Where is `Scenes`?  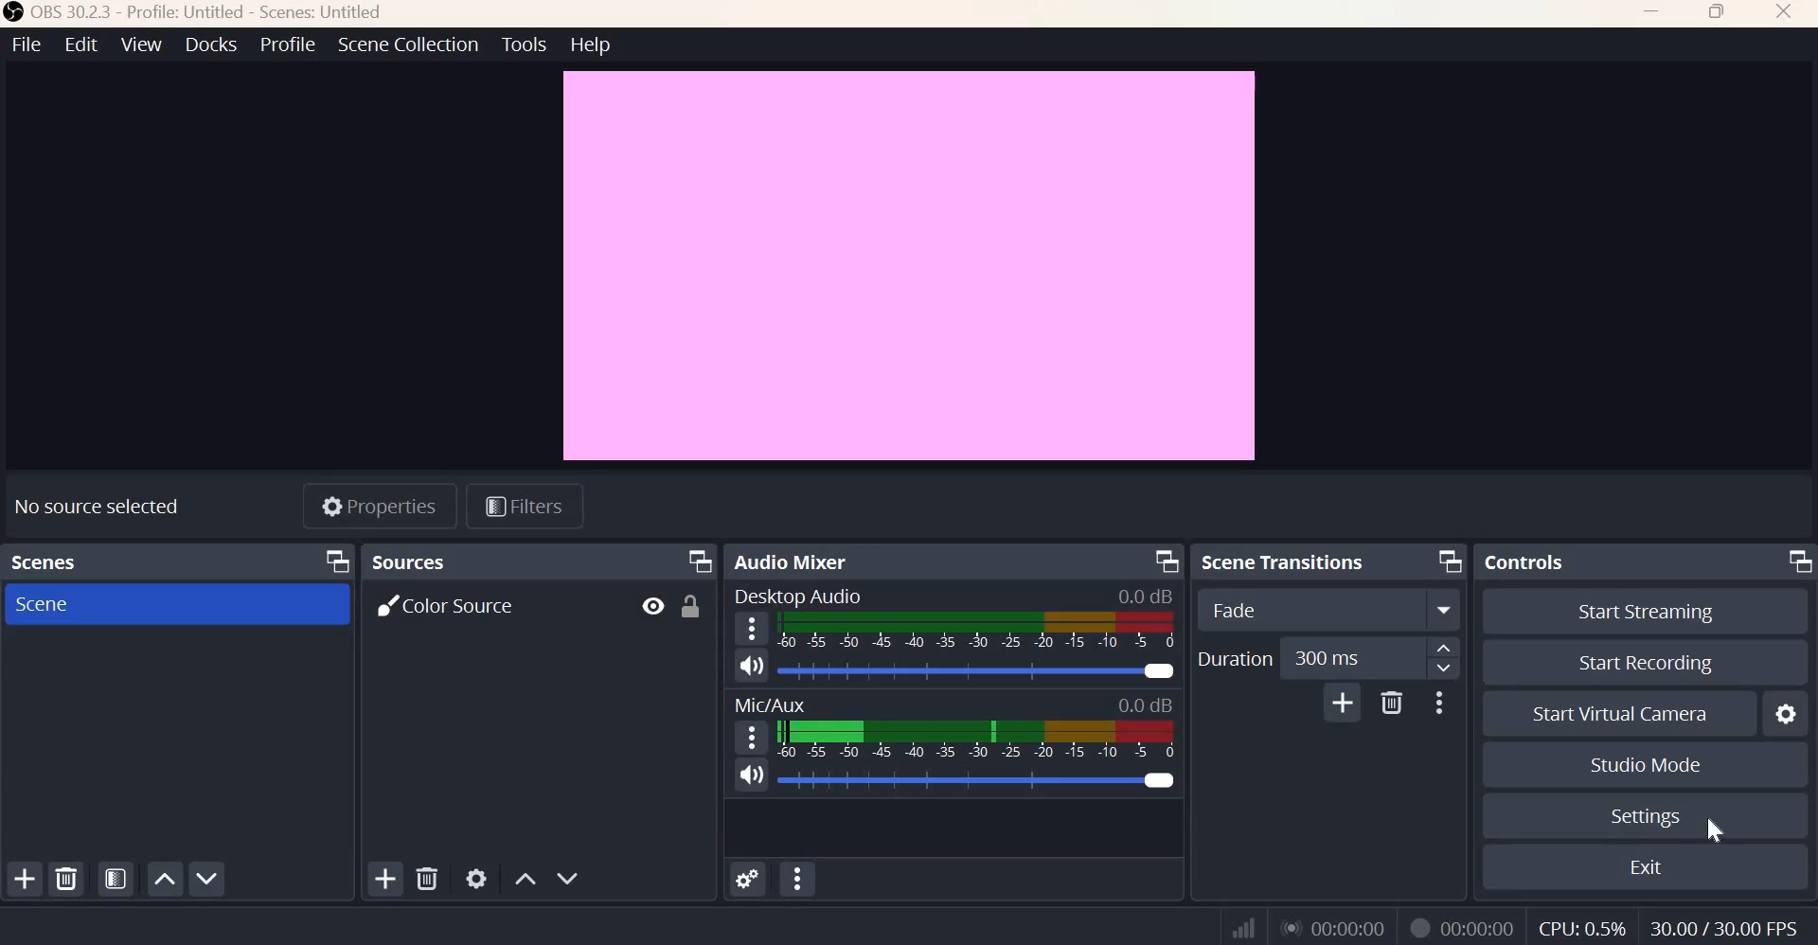 Scenes is located at coordinates (45, 560).